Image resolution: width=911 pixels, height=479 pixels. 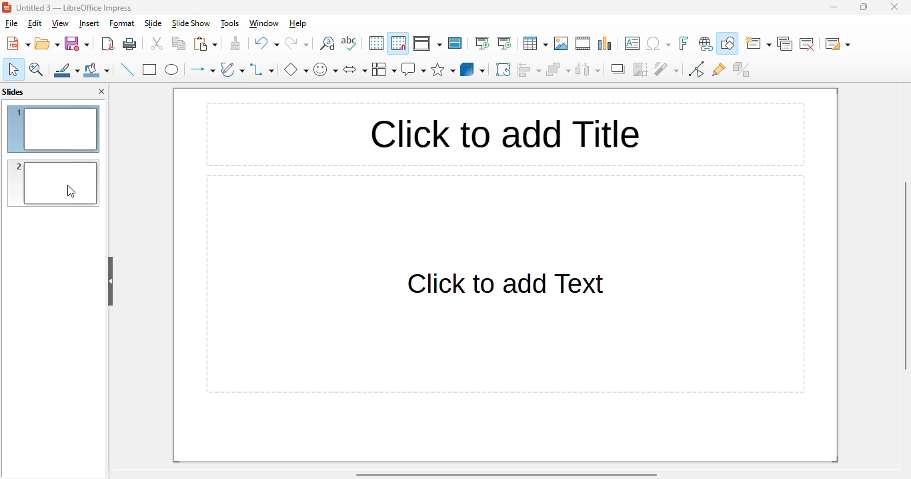 I want to click on crop image, so click(x=640, y=69).